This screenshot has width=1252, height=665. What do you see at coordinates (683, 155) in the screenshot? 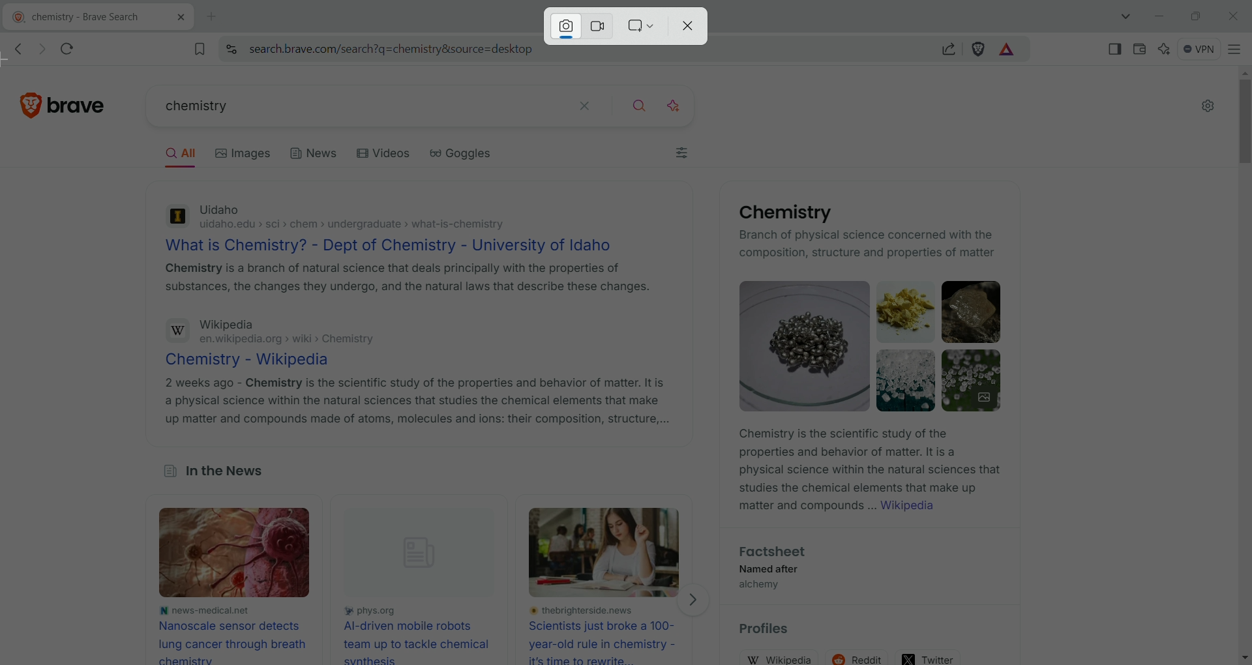
I see `filters` at bounding box center [683, 155].